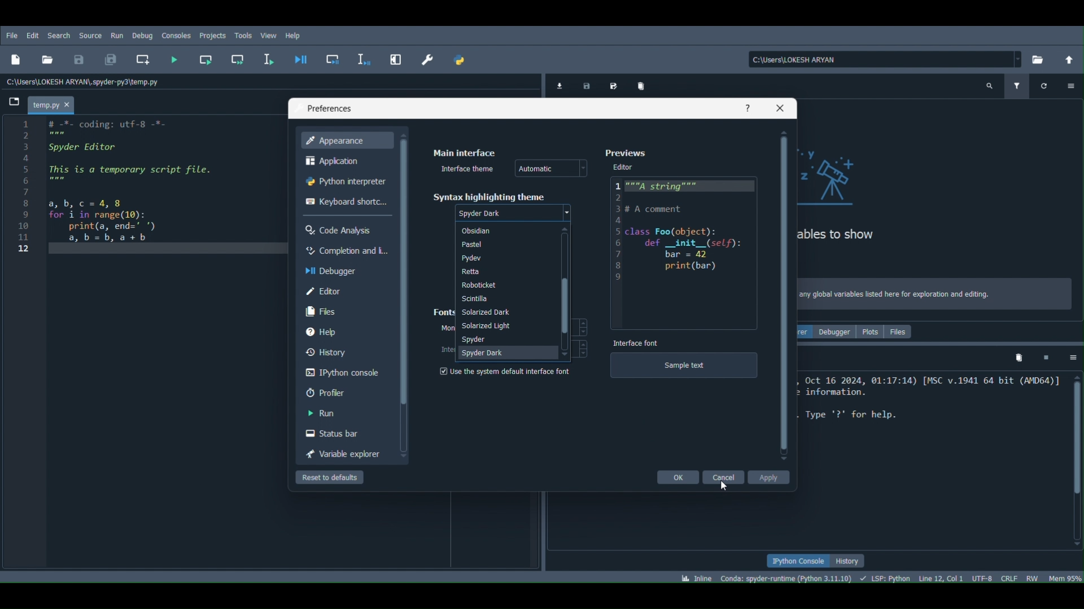 Image resolution: width=1084 pixels, height=609 pixels. I want to click on Browse a working directory, so click(1042, 56).